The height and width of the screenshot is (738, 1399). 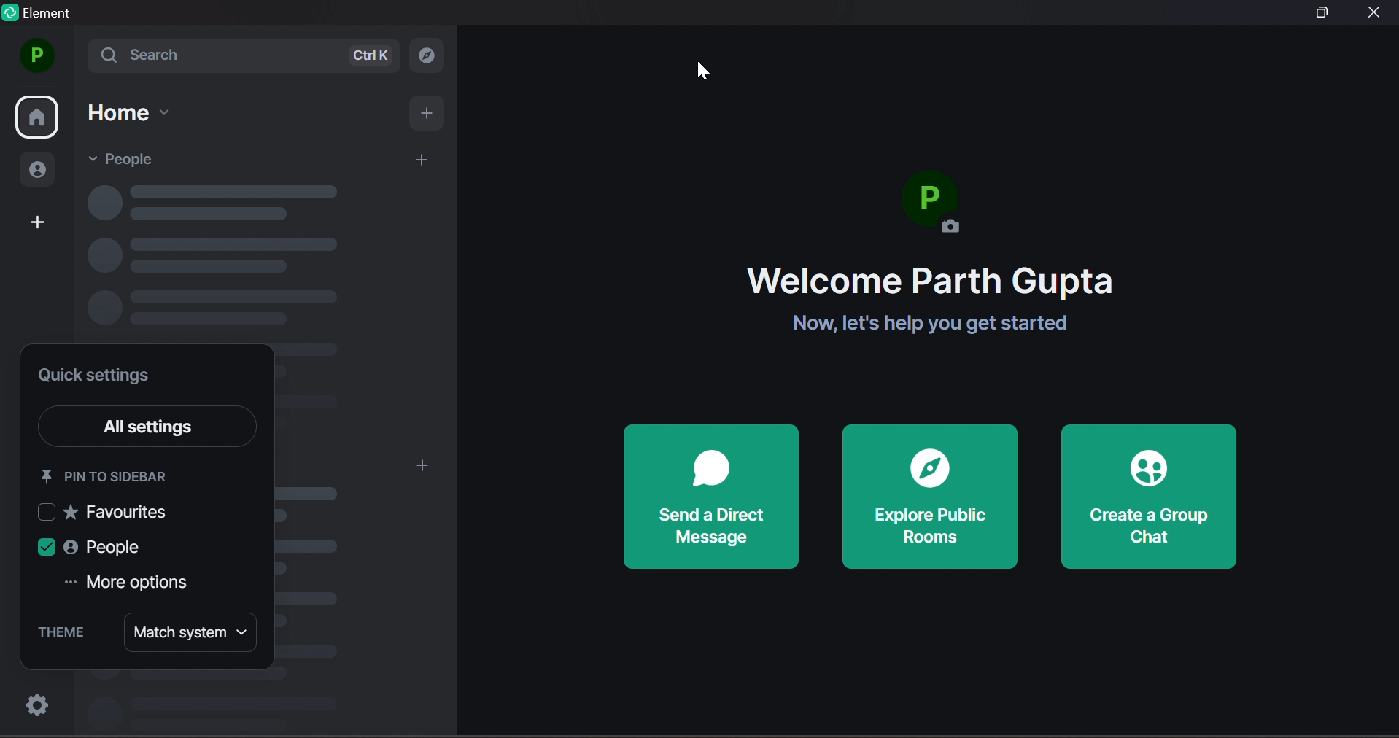 I want to click on welcome parth gupta, so click(x=931, y=281).